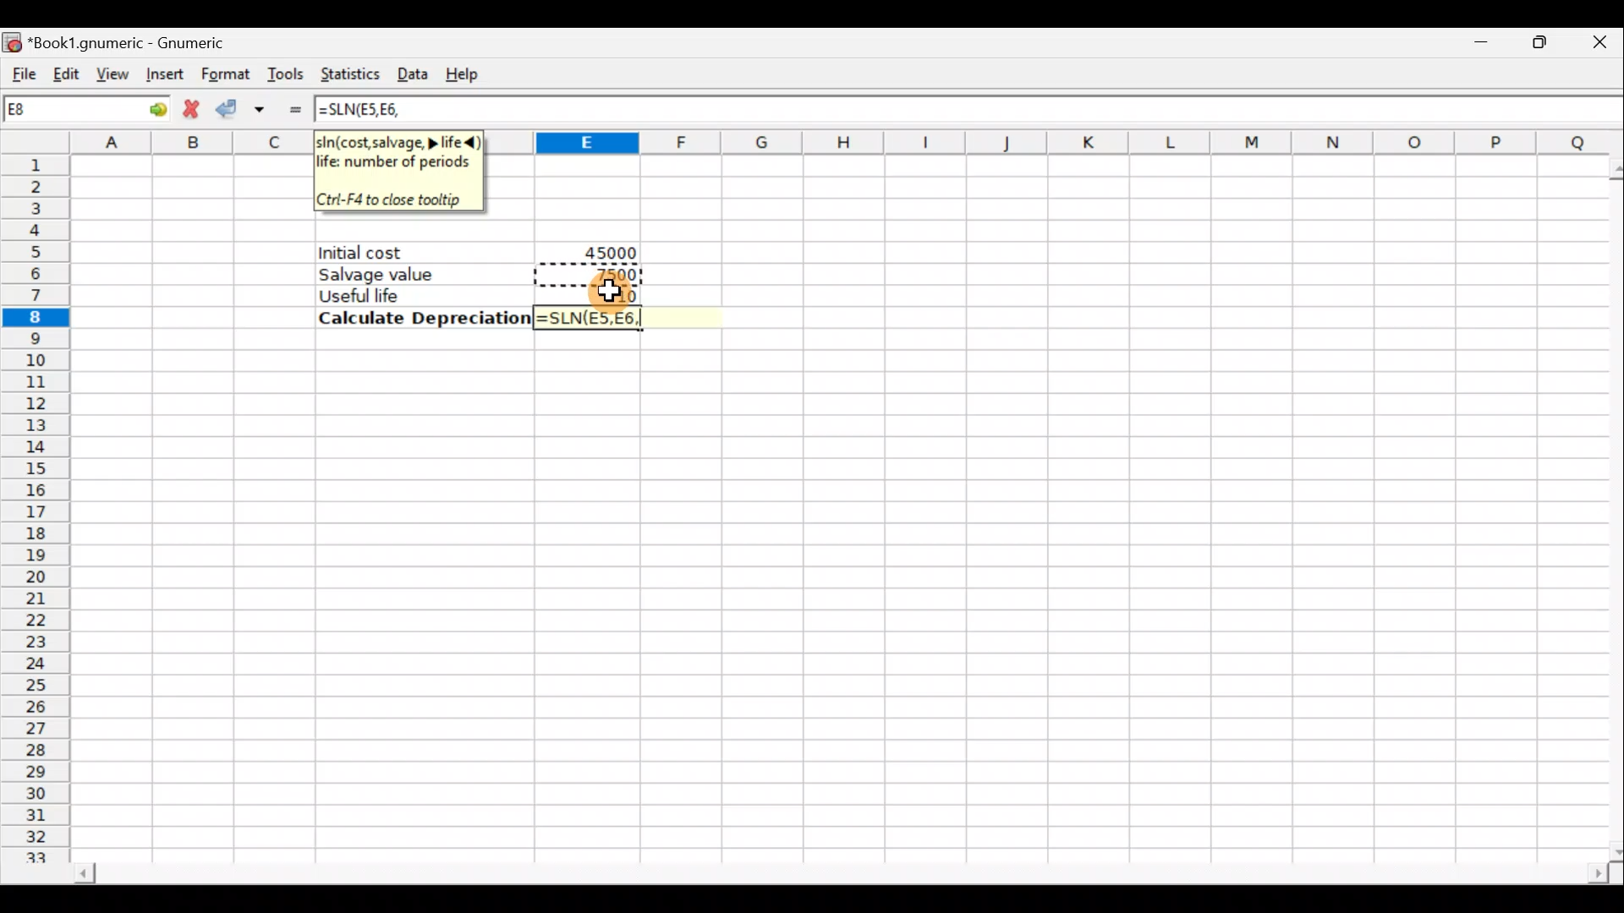  What do you see at coordinates (472, 68) in the screenshot?
I see `Help` at bounding box center [472, 68].